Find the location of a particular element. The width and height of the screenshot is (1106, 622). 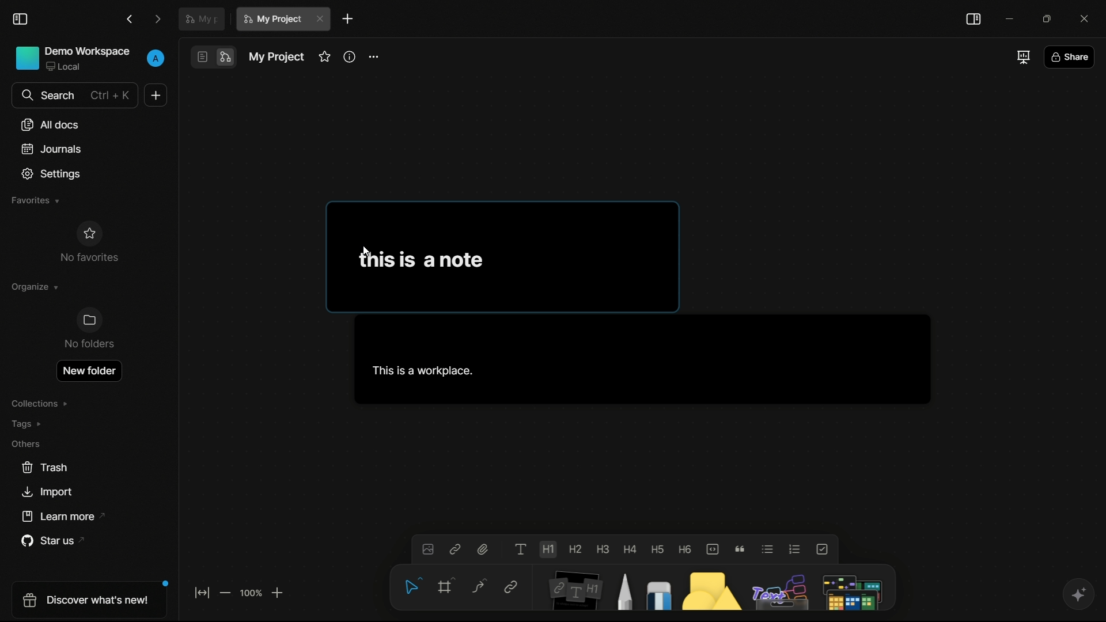

toggle sidebar is located at coordinates (21, 20).